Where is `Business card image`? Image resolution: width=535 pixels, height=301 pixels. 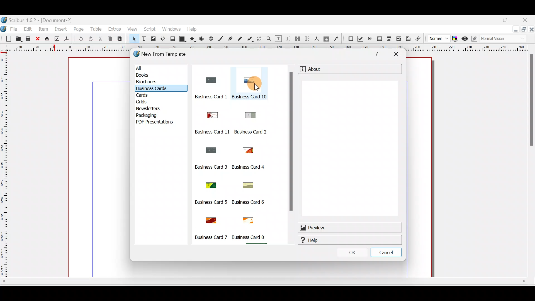
Business card image is located at coordinates (244, 185).